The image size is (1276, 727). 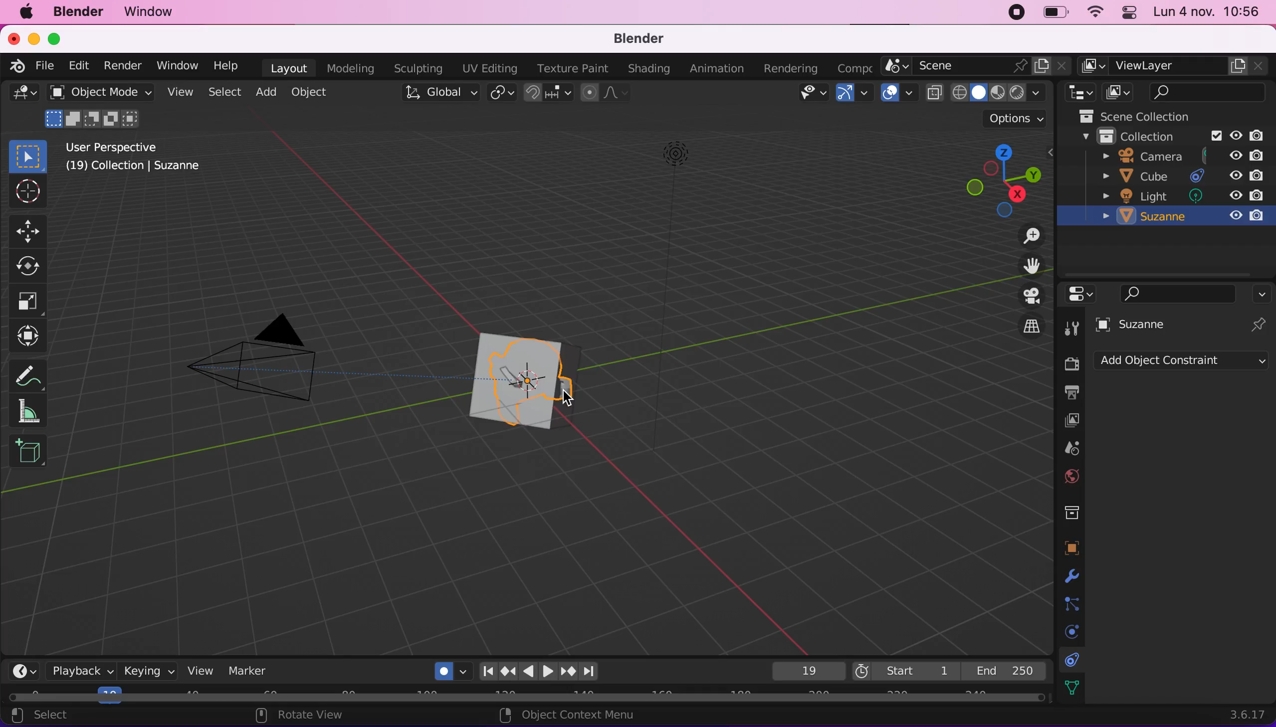 What do you see at coordinates (311, 92) in the screenshot?
I see `object` at bounding box center [311, 92].